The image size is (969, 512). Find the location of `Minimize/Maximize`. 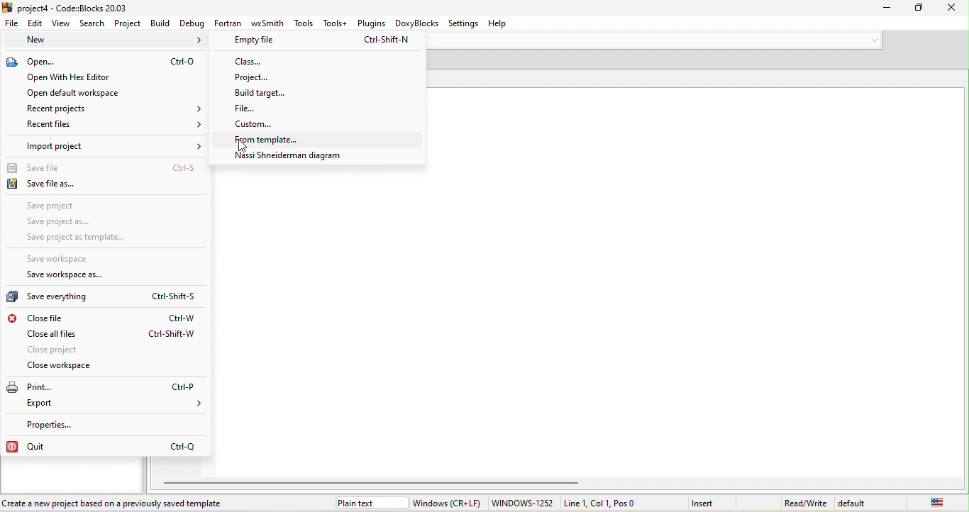

Minimize/Maximize is located at coordinates (913, 9).